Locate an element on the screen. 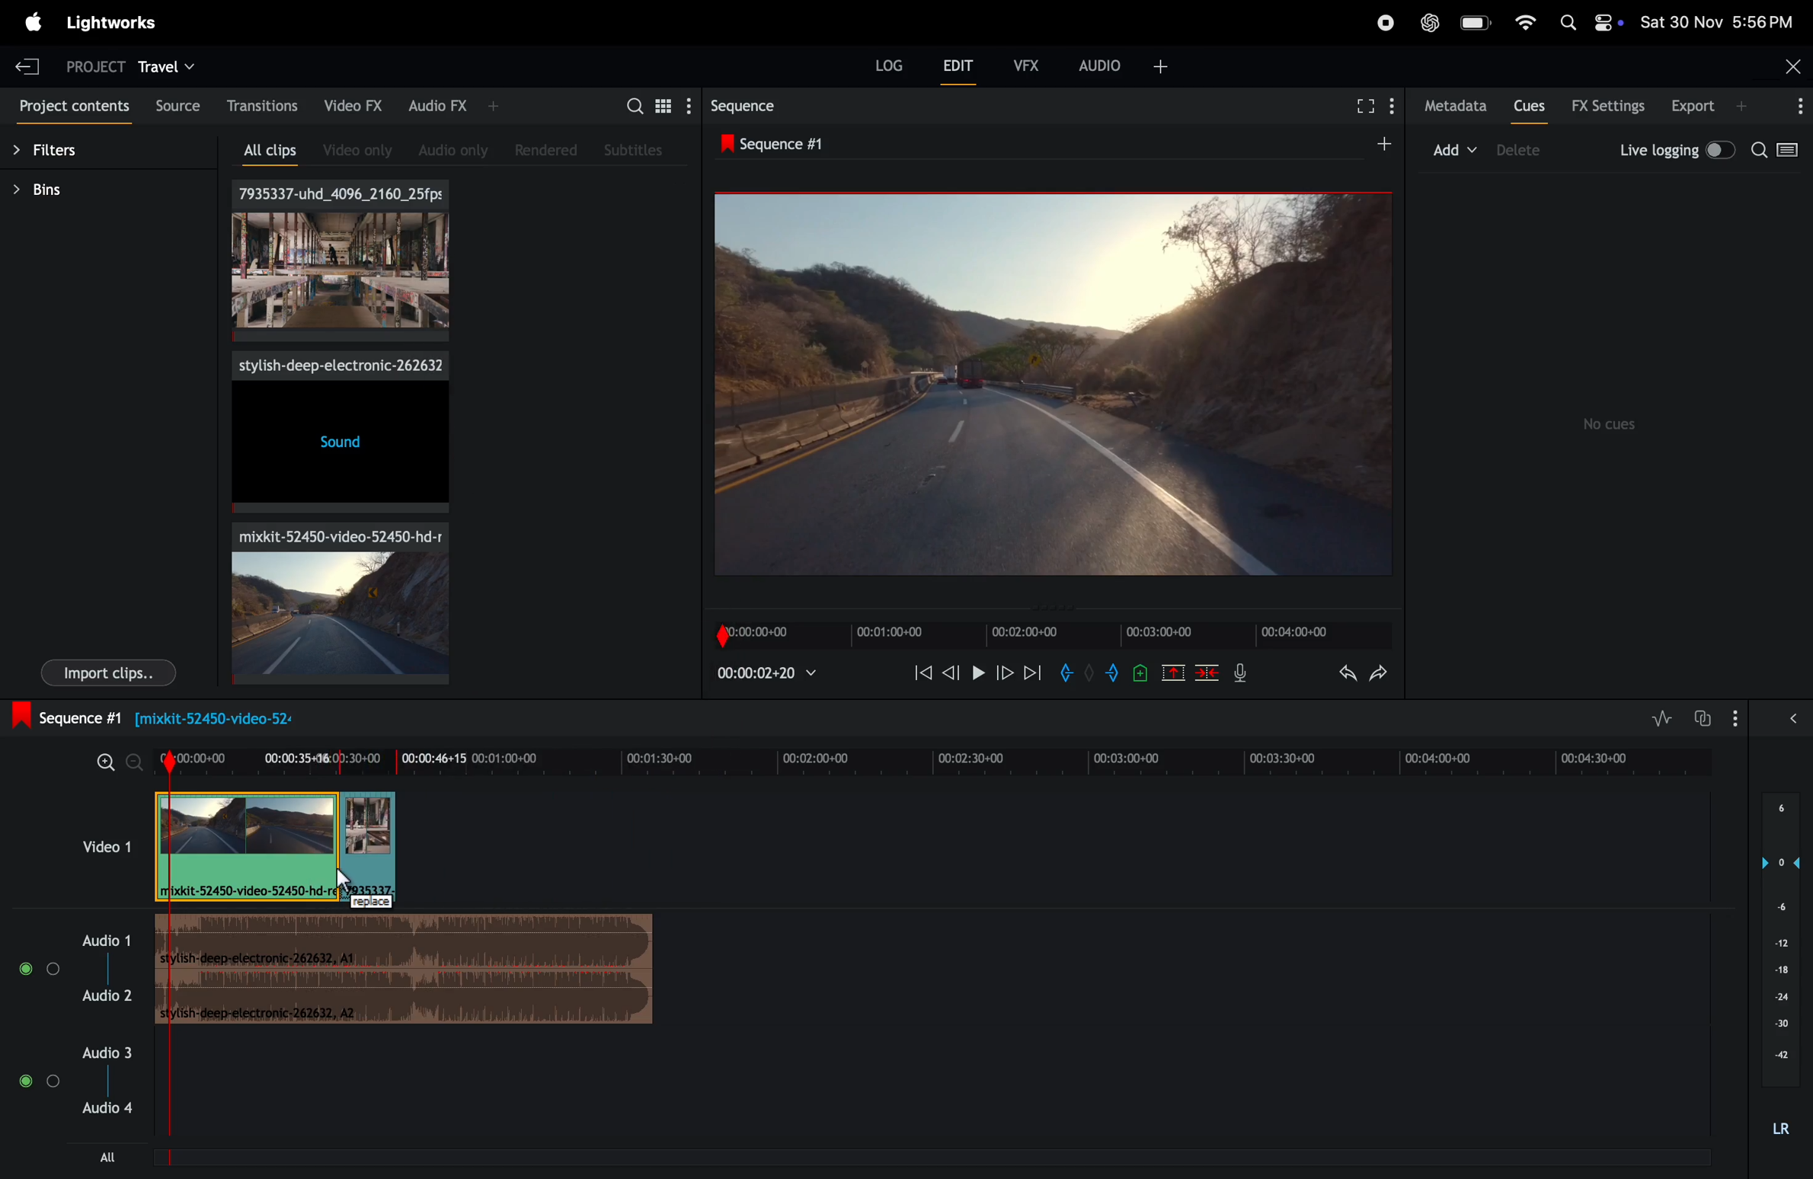 The height and width of the screenshot is (1179, 1813). rendered is located at coordinates (551, 150).